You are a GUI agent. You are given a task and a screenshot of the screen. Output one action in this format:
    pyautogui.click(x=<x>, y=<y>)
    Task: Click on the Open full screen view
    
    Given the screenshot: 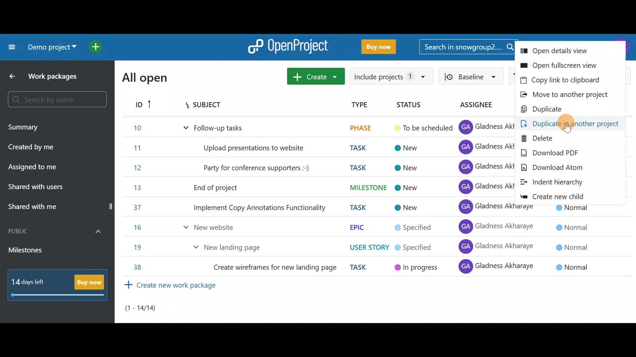 What is the action you would take?
    pyautogui.click(x=566, y=65)
    